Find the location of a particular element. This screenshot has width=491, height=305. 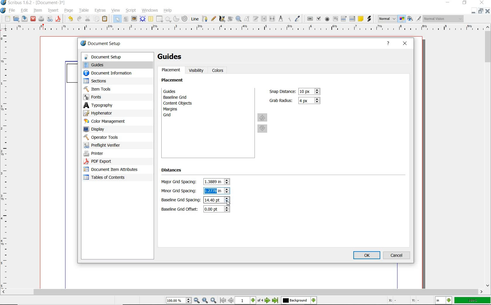

placement is located at coordinates (171, 71).